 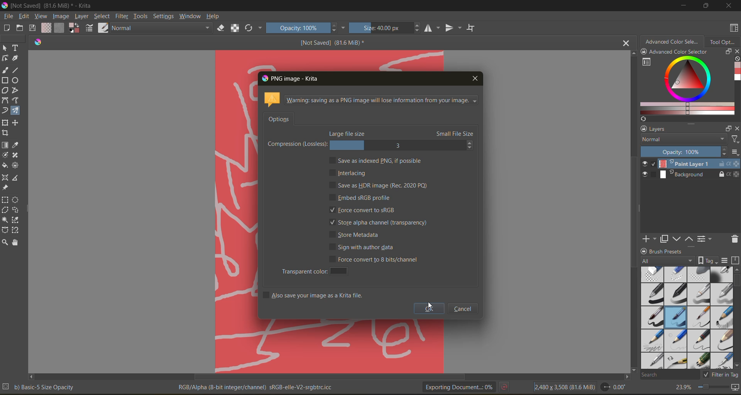 I want to click on tool, so click(x=15, y=230).